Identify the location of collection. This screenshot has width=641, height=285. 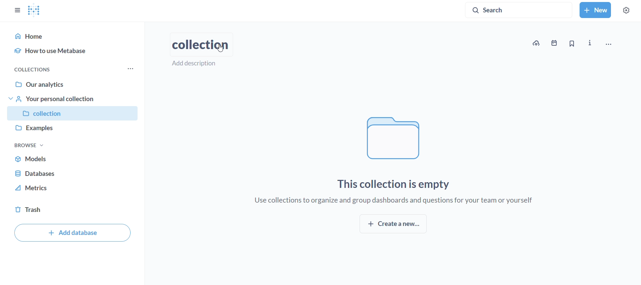
(201, 44).